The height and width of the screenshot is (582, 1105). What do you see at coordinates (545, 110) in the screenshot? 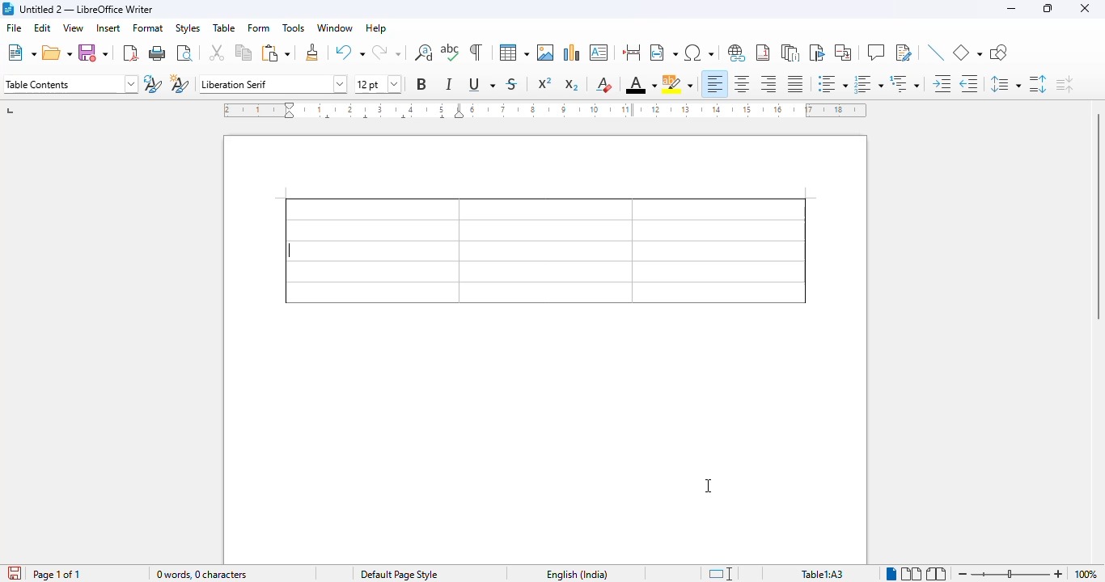
I see `ruler` at bounding box center [545, 110].